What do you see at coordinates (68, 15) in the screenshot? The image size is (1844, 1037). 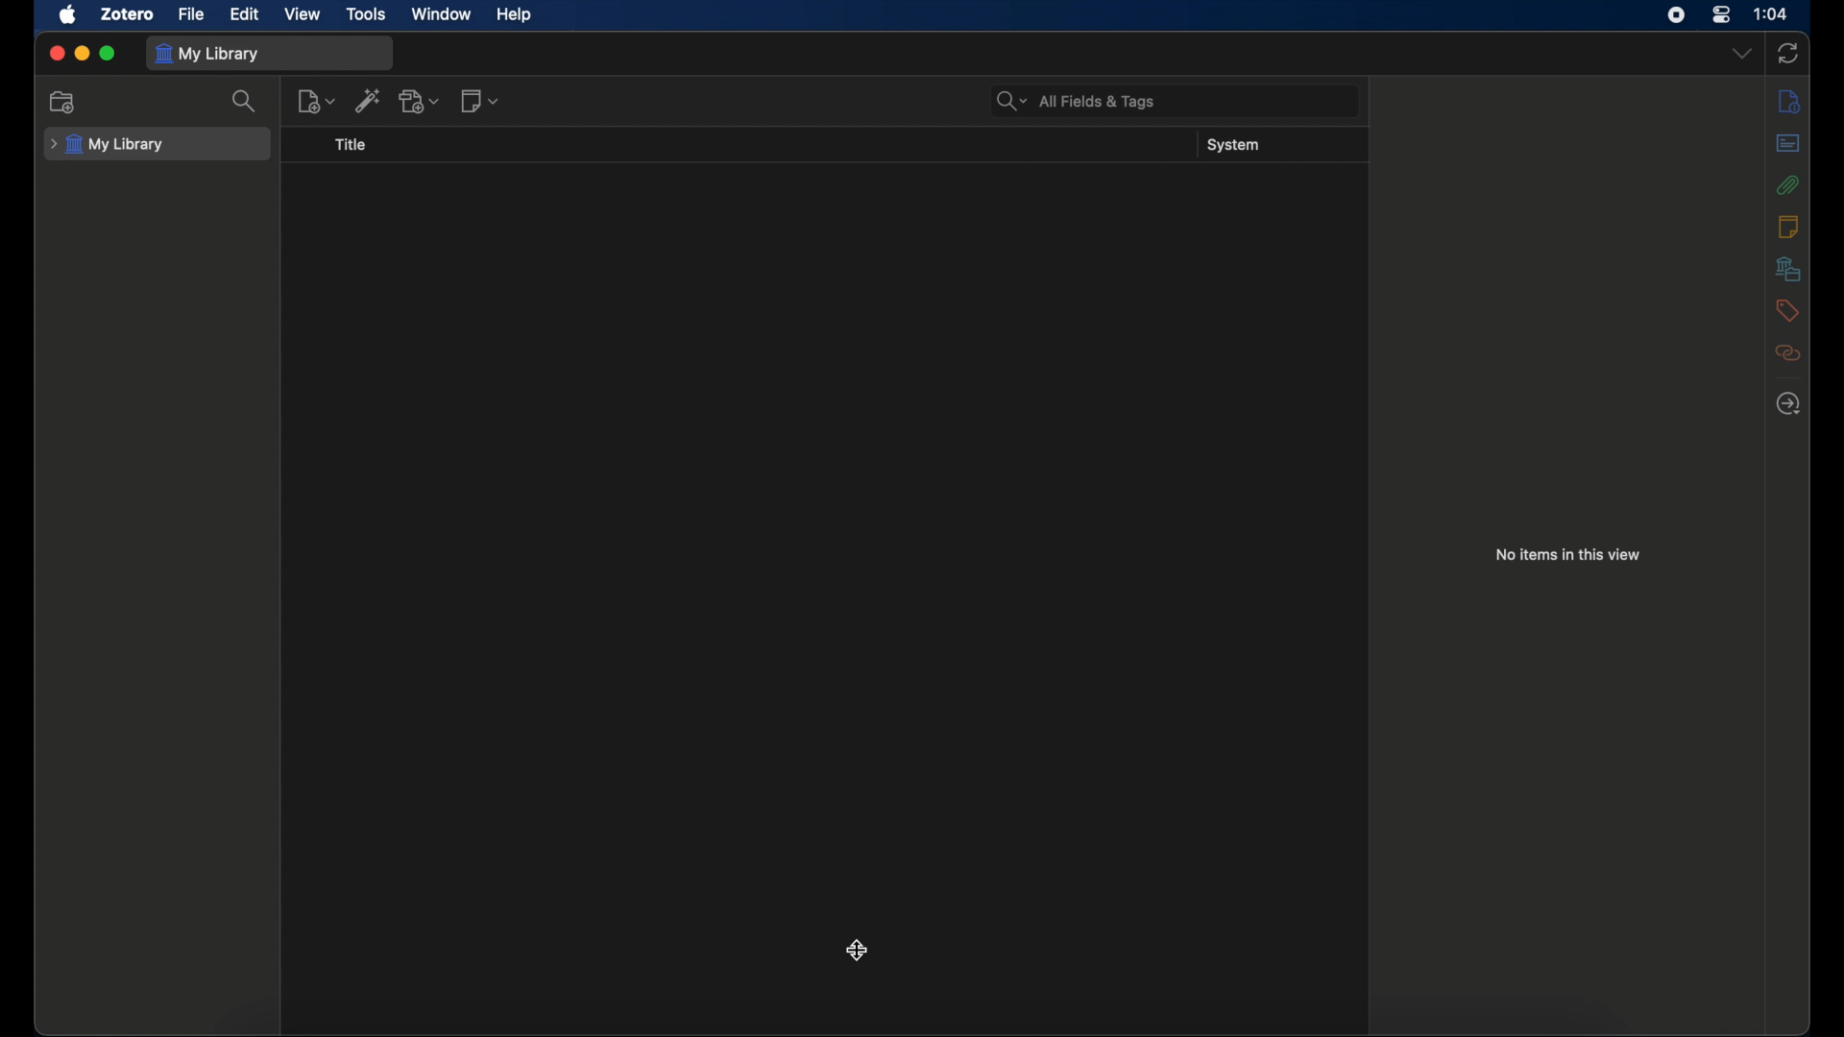 I see `apple` at bounding box center [68, 15].